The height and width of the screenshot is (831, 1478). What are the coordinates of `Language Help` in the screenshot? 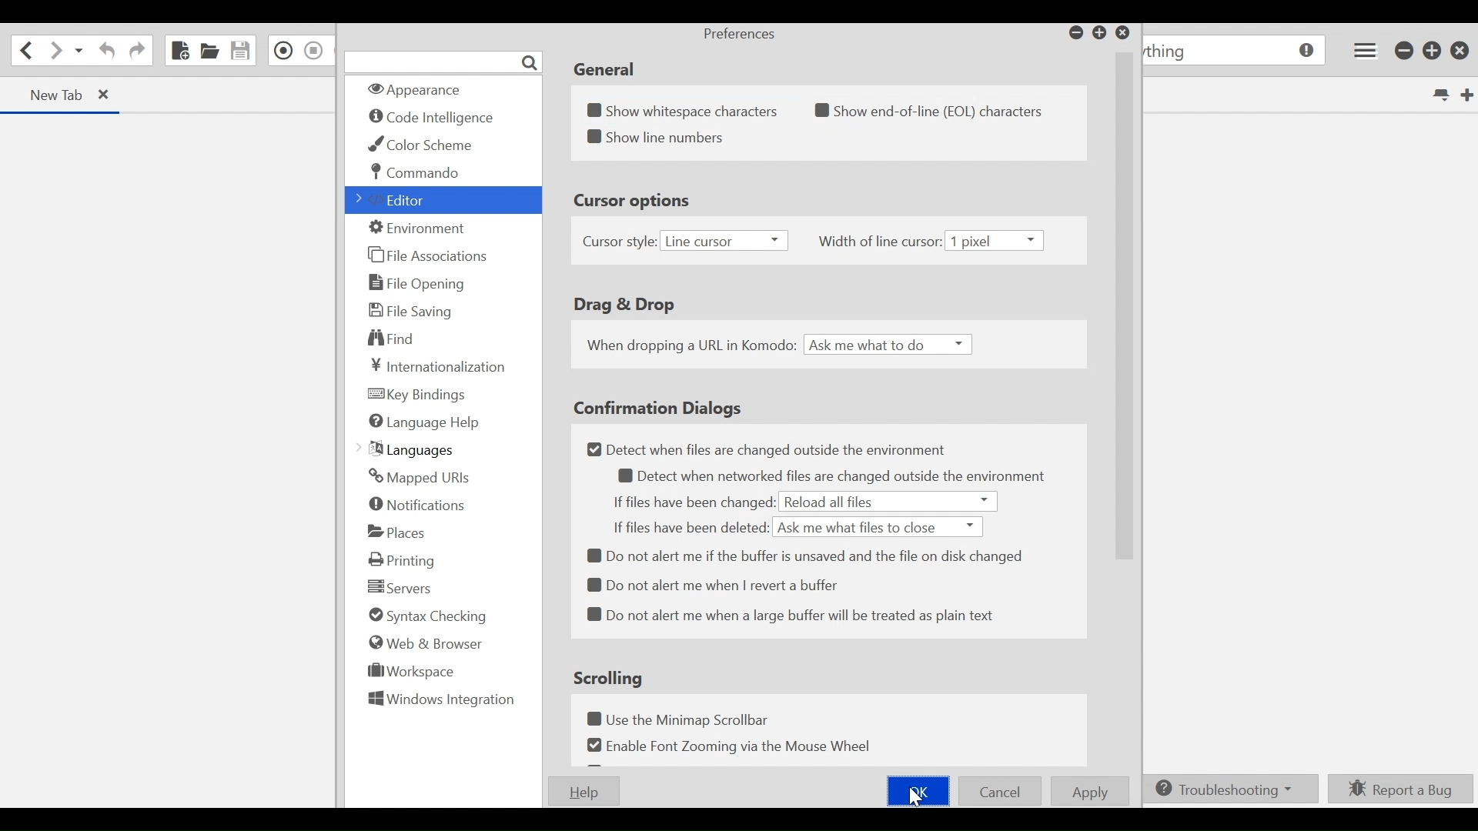 It's located at (423, 422).